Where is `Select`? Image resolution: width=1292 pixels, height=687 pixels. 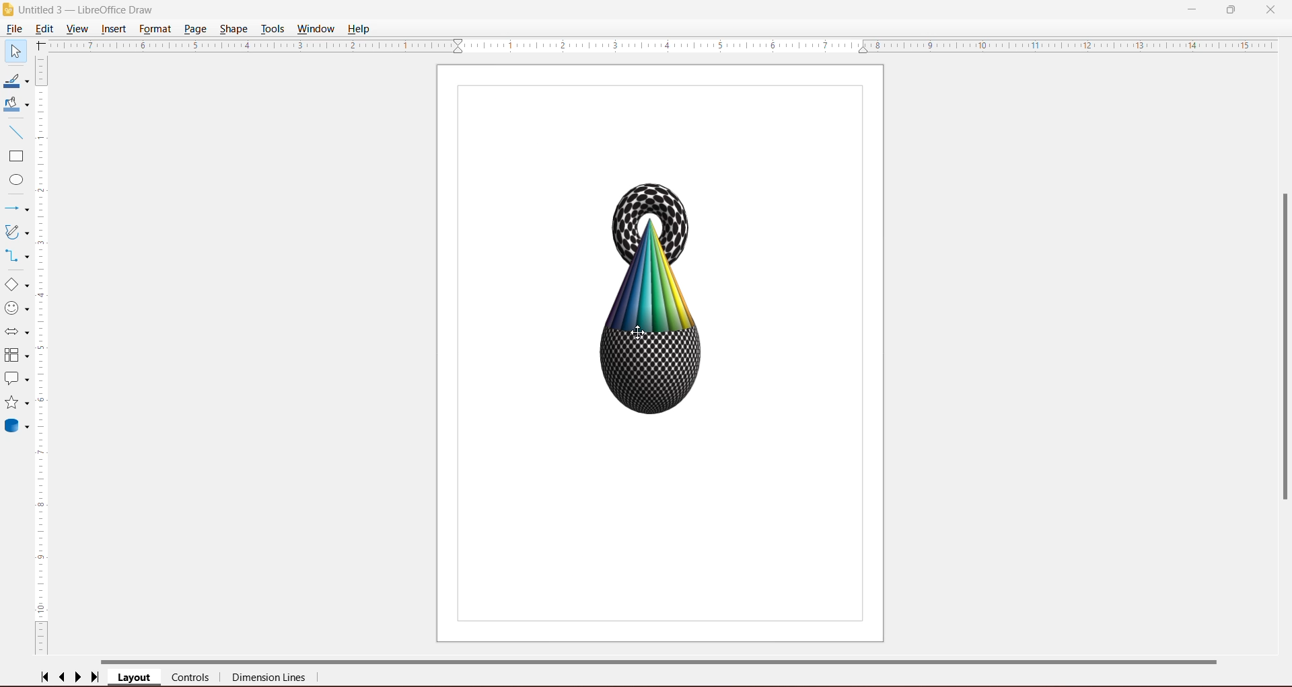
Select is located at coordinates (15, 50).